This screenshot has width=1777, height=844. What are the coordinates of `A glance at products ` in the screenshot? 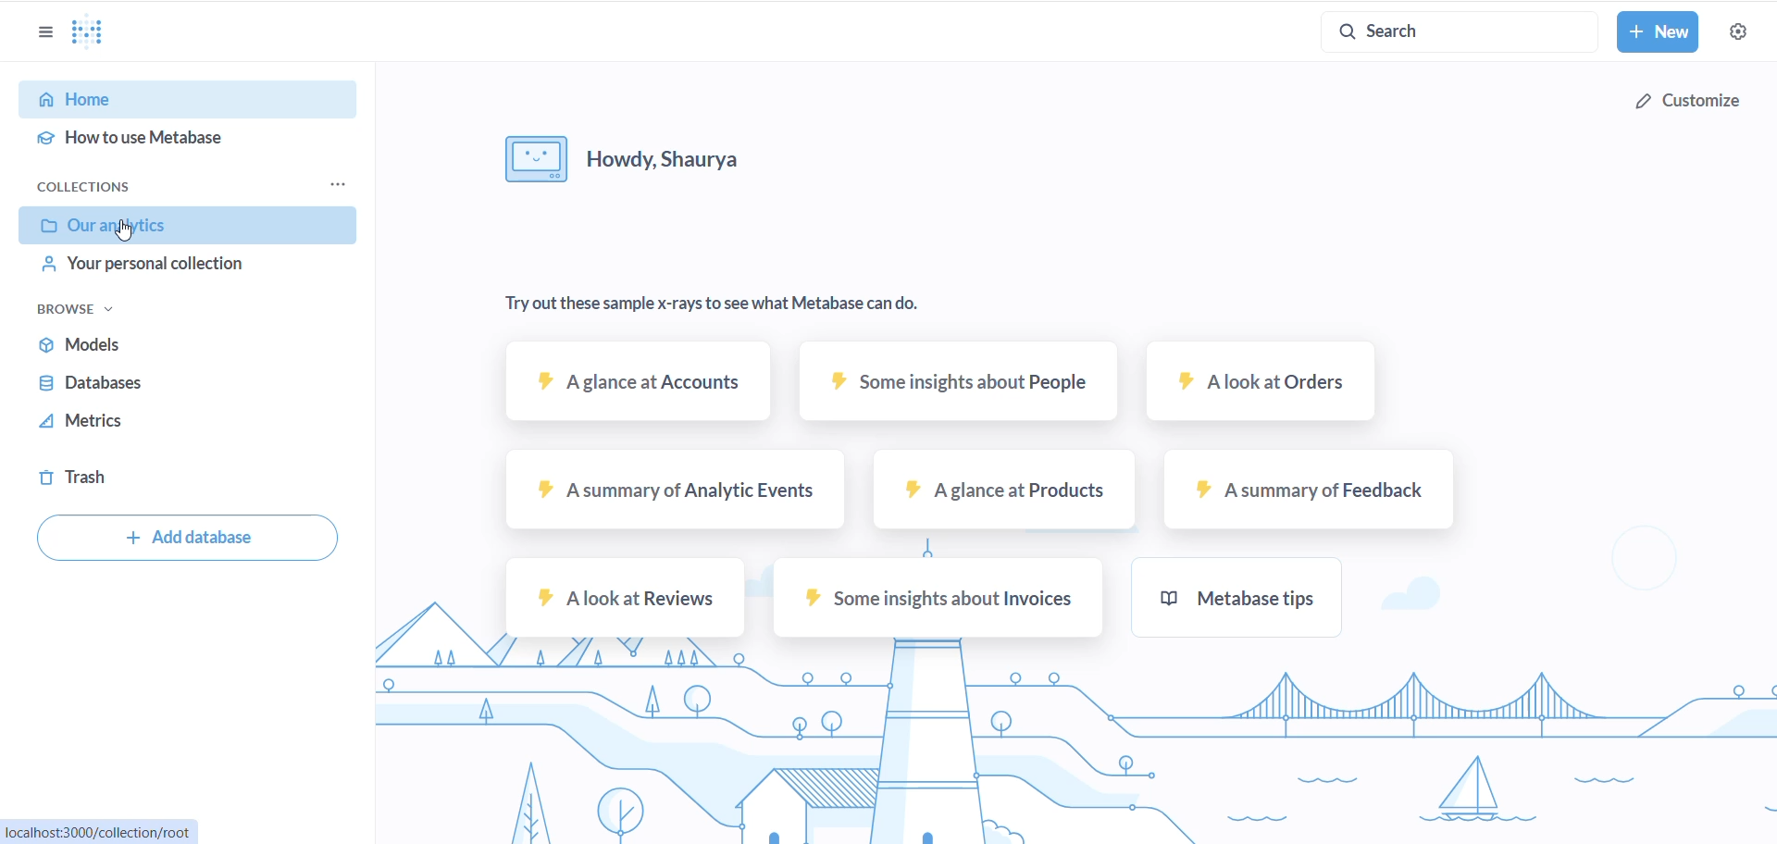 It's located at (996, 494).